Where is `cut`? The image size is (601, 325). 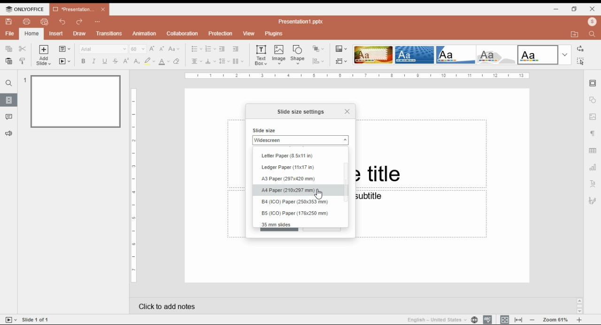 cut is located at coordinates (23, 48).